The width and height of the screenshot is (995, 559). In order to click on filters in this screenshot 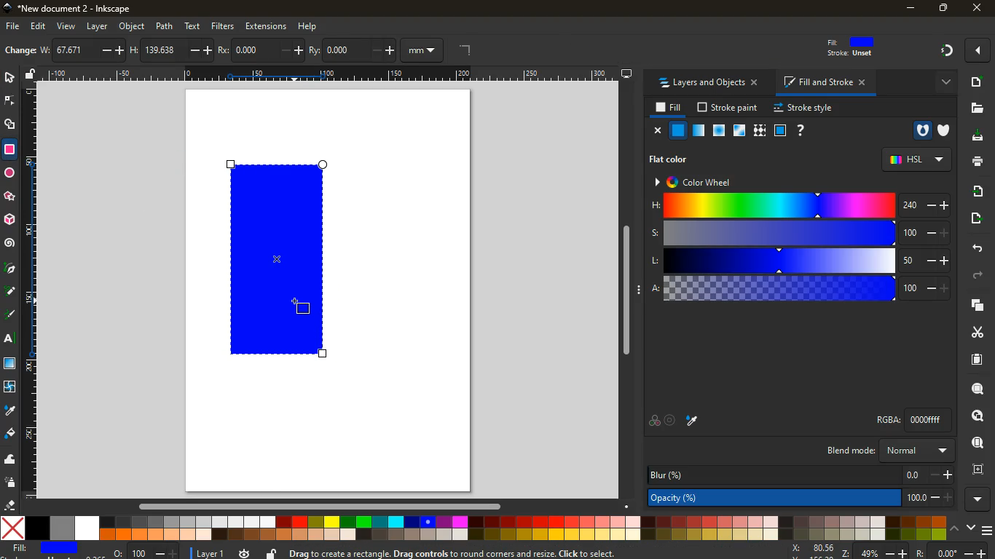, I will do `click(223, 27)`.